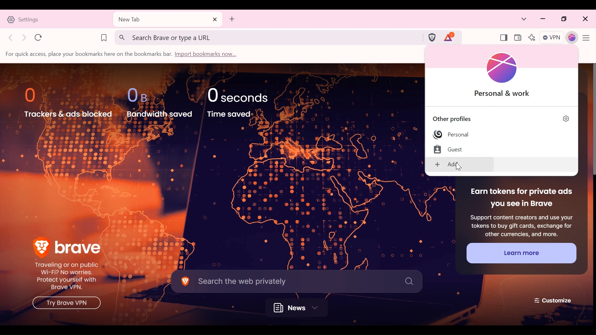  Describe the element at coordinates (572, 38) in the screenshot. I see `Profiles` at that location.